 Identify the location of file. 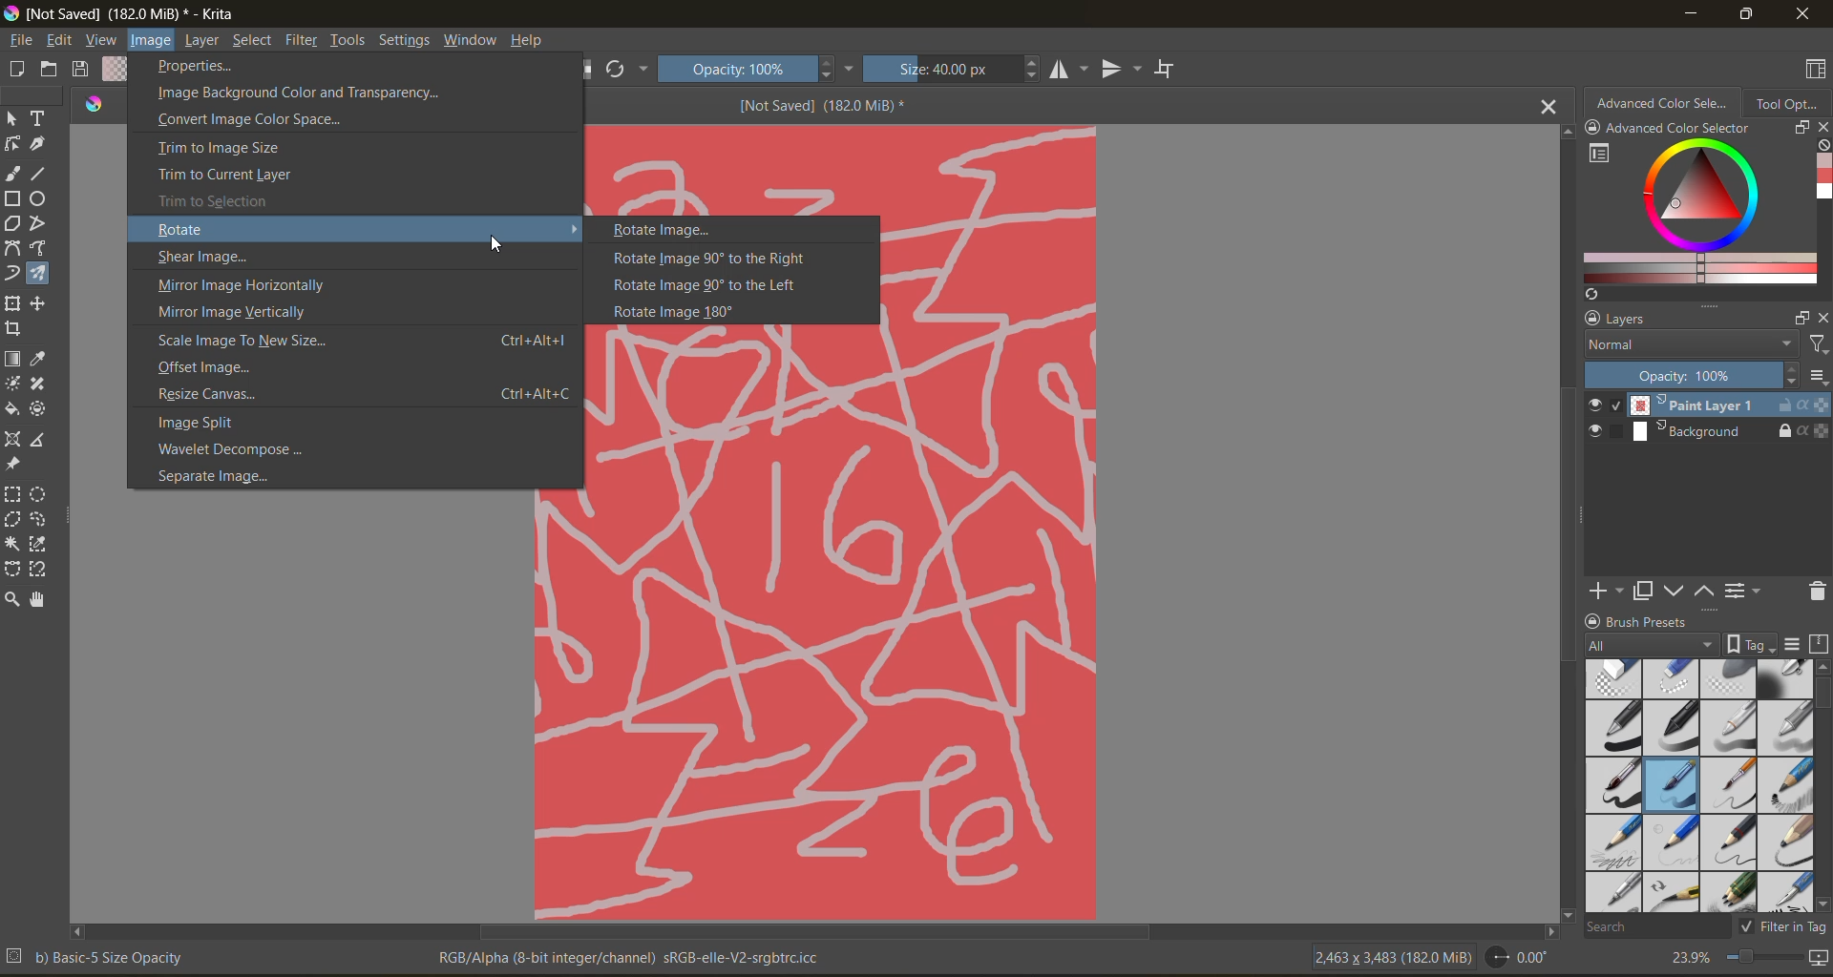
(24, 41).